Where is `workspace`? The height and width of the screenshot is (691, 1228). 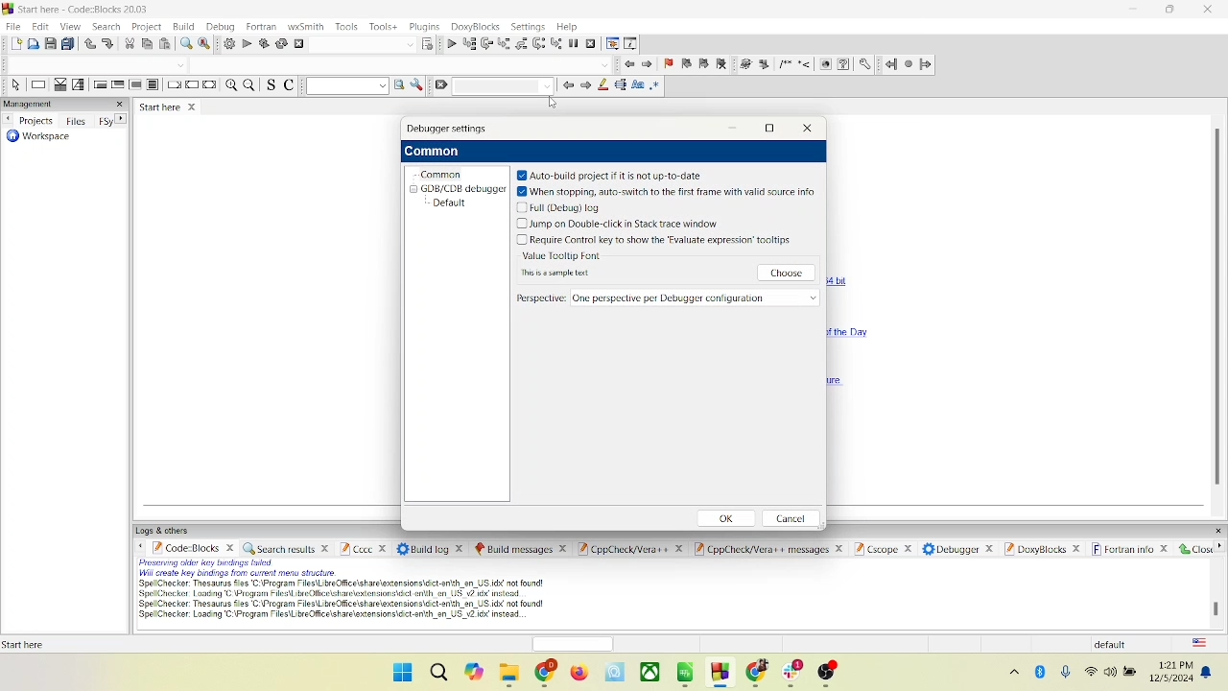 workspace is located at coordinates (37, 135).